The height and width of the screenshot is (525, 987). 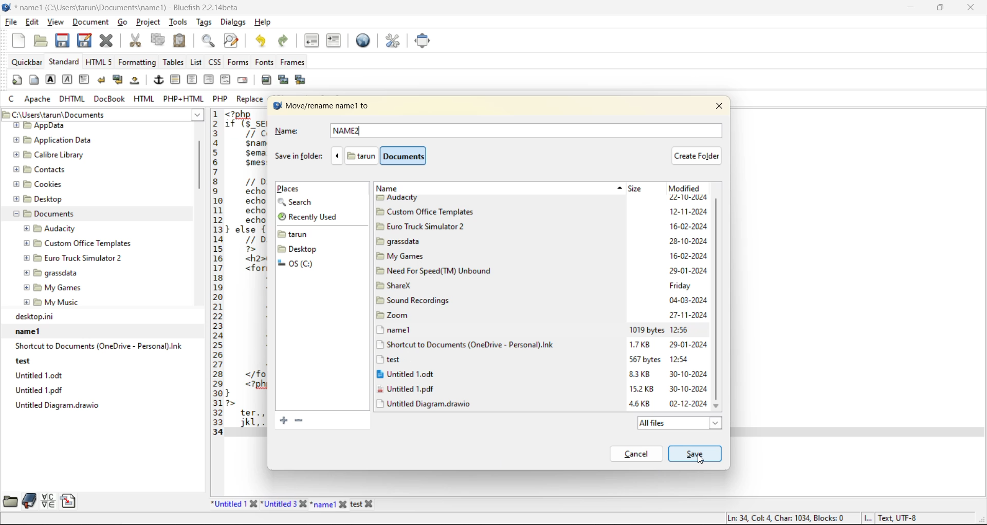 I want to click on file, so click(x=11, y=22).